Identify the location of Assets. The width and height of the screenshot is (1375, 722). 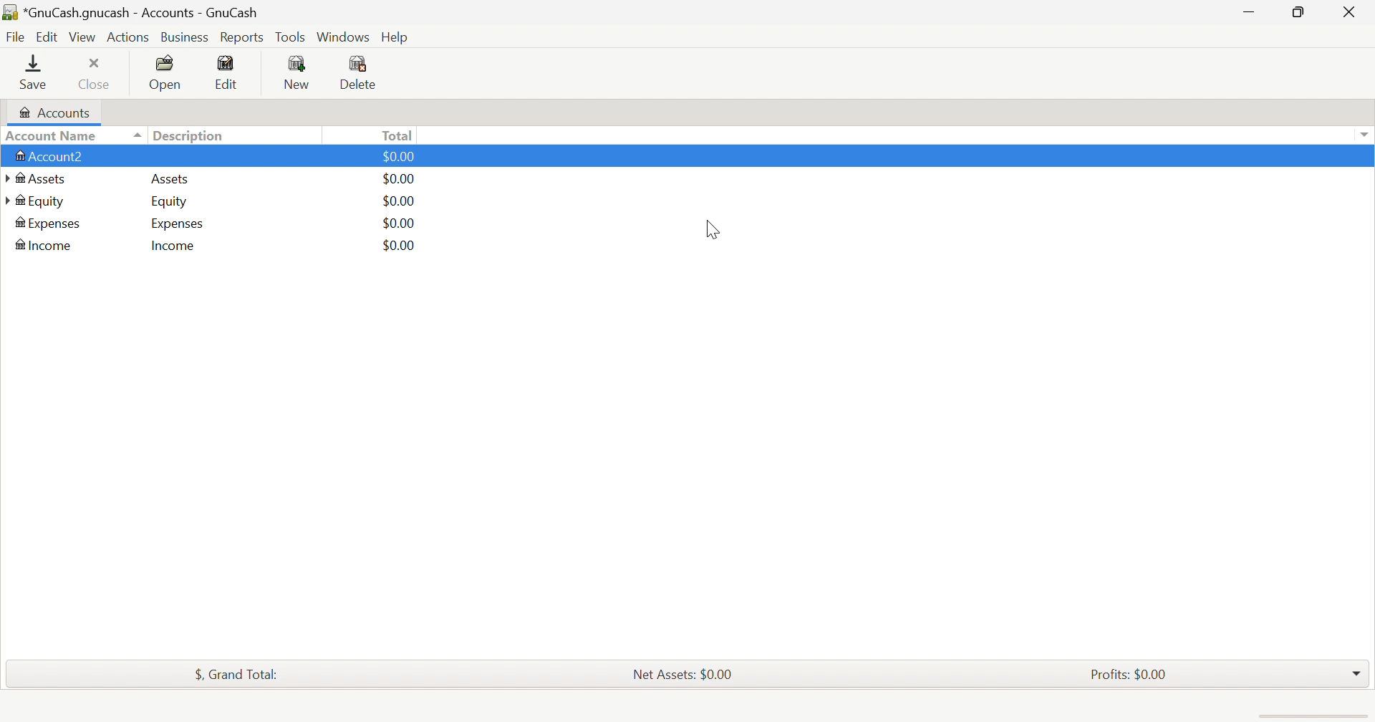
(40, 180).